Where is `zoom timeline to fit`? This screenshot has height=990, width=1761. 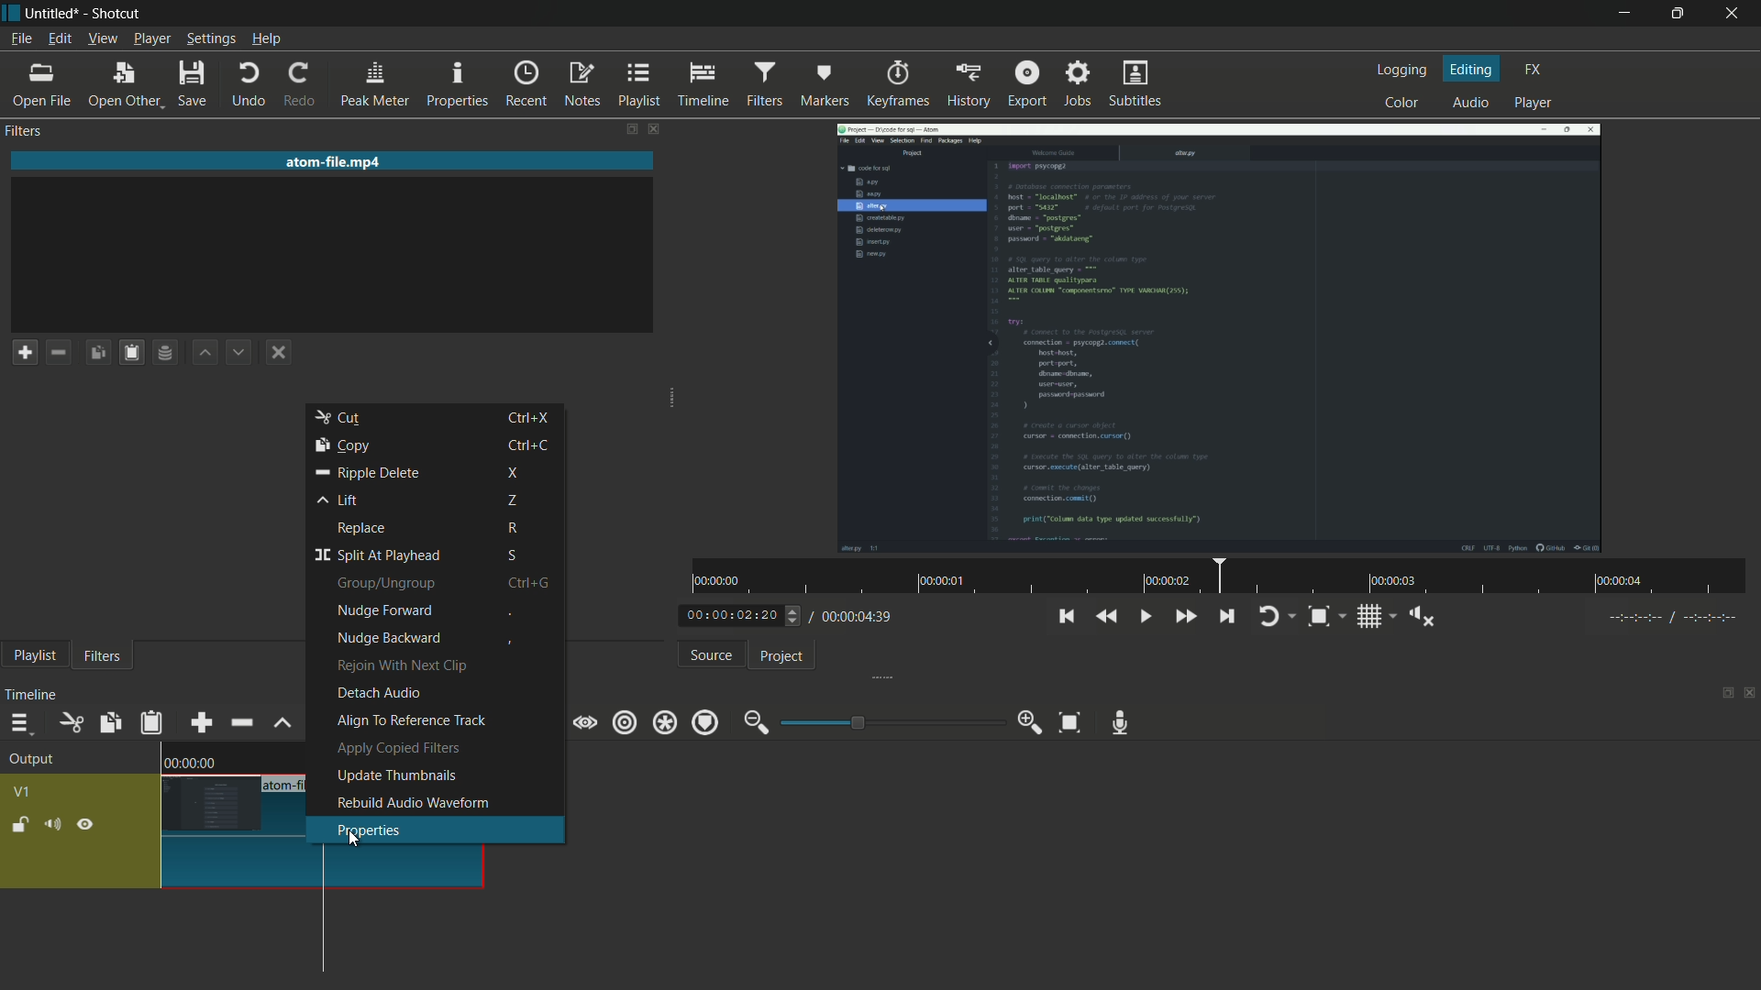
zoom timeline to fit is located at coordinates (1070, 722).